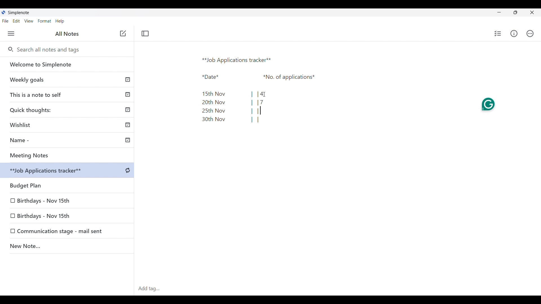 The image size is (541, 304). I want to click on Birthdays - Nov 15th, so click(54, 215).